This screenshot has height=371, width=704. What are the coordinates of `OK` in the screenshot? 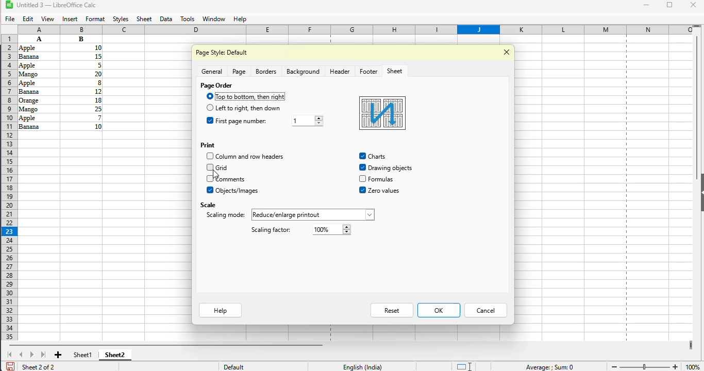 It's located at (439, 310).